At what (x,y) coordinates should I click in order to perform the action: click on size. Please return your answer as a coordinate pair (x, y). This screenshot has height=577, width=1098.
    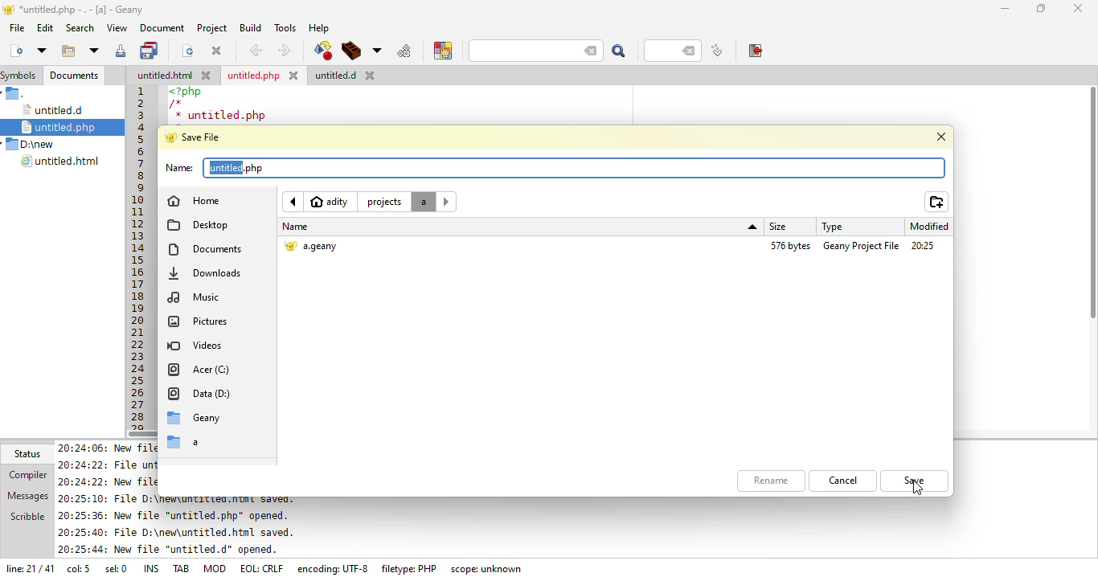
    Looking at the image, I should click on (782, 227).